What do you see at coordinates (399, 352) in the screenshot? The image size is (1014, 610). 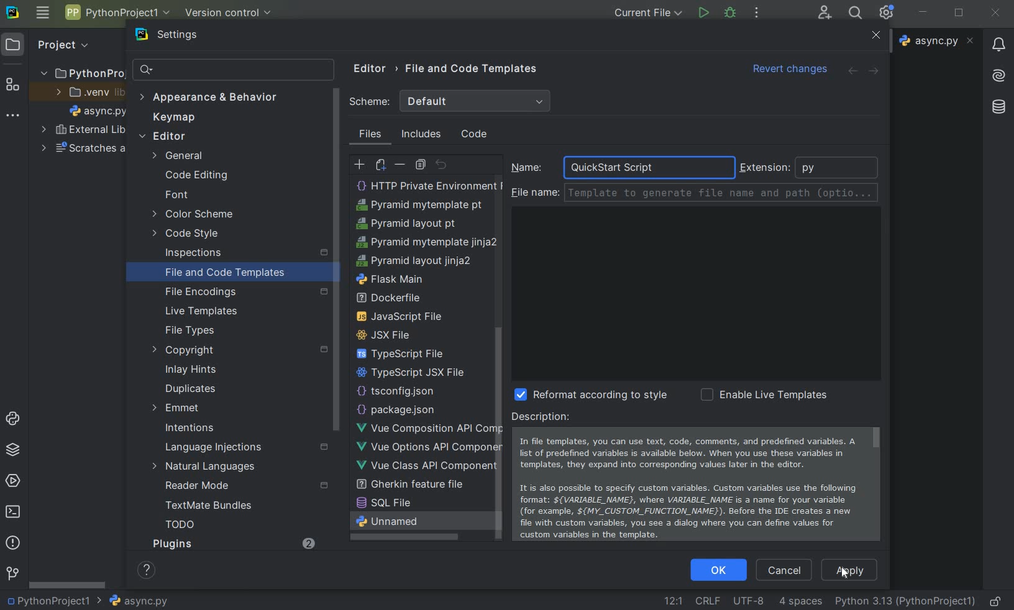 I see `scss file` at bounding box center [399, 352].